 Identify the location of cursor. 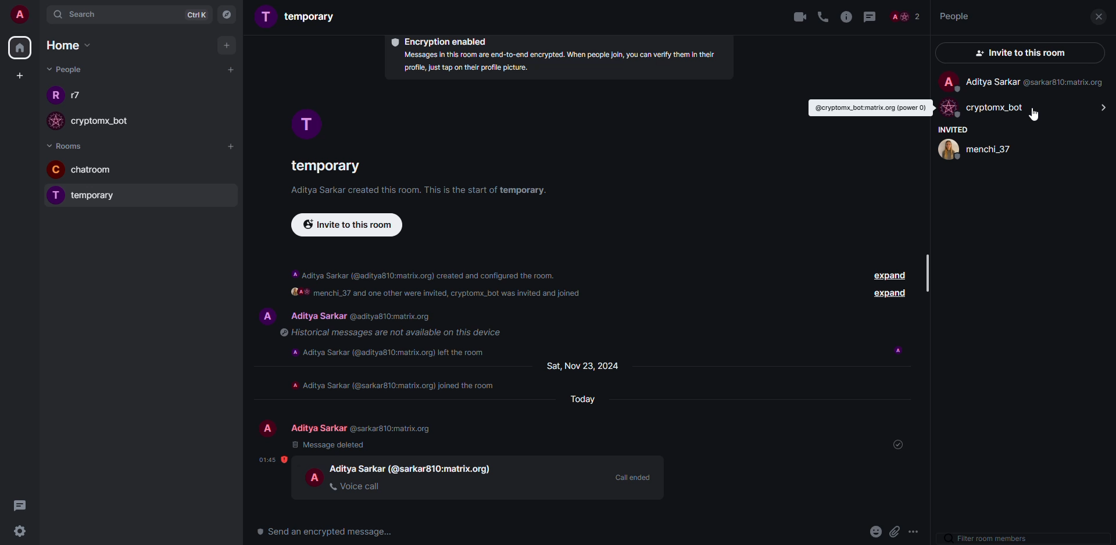
(1034, 115).